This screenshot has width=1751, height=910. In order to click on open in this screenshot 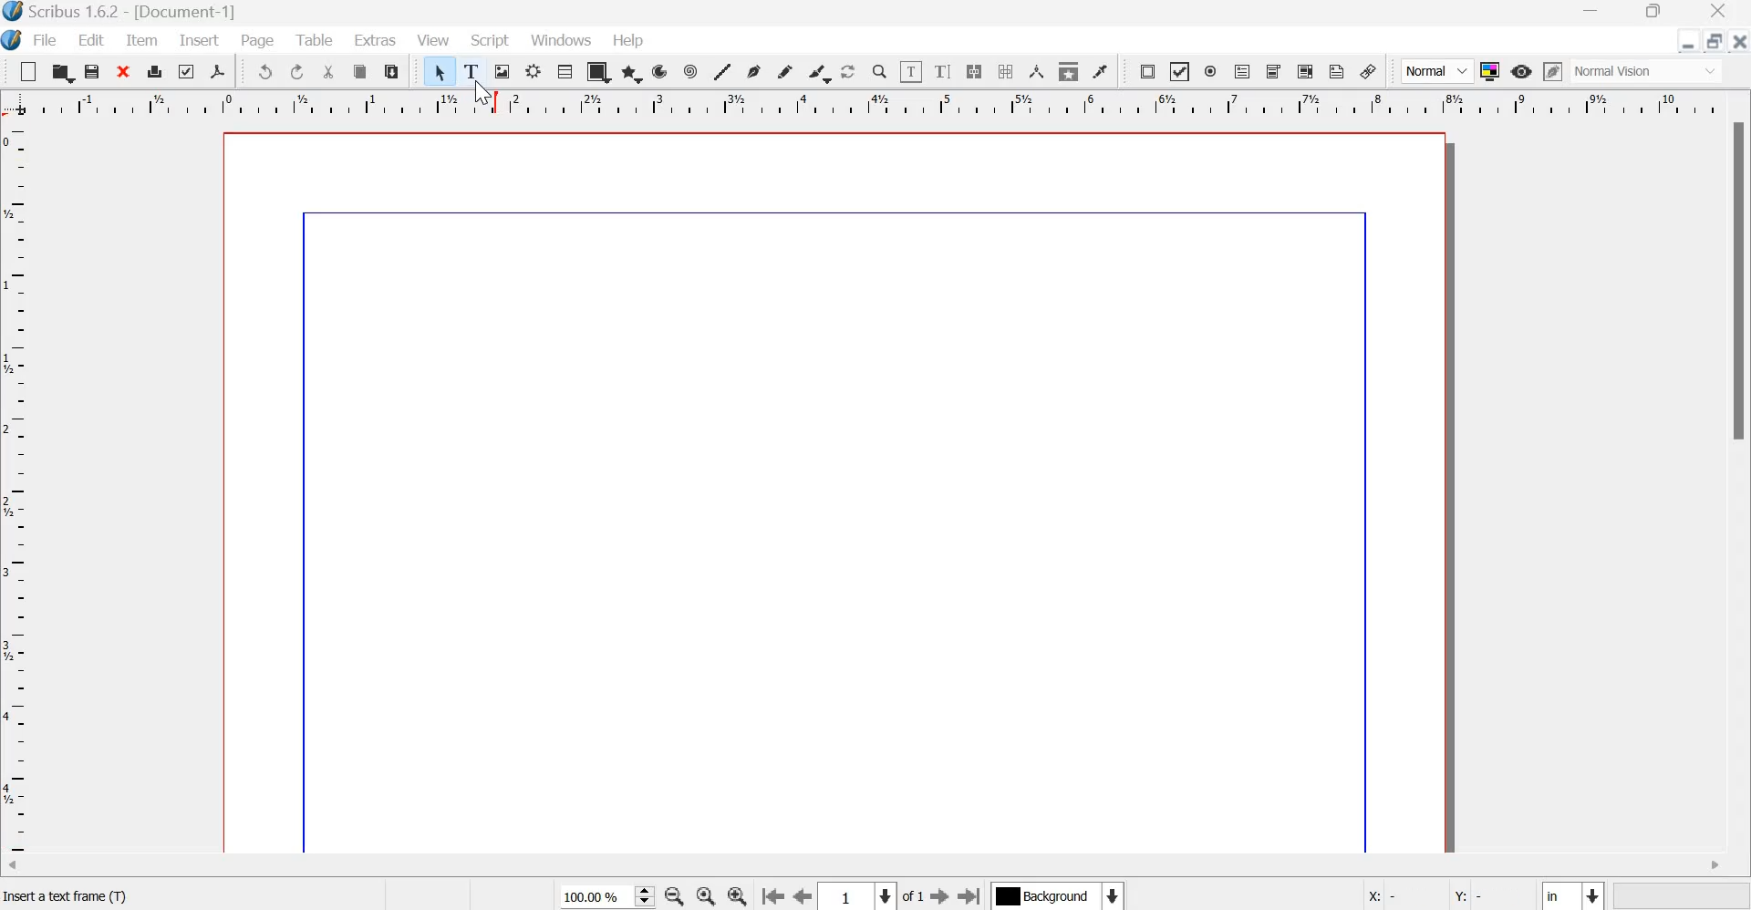, I will do `click(61, 71)`.